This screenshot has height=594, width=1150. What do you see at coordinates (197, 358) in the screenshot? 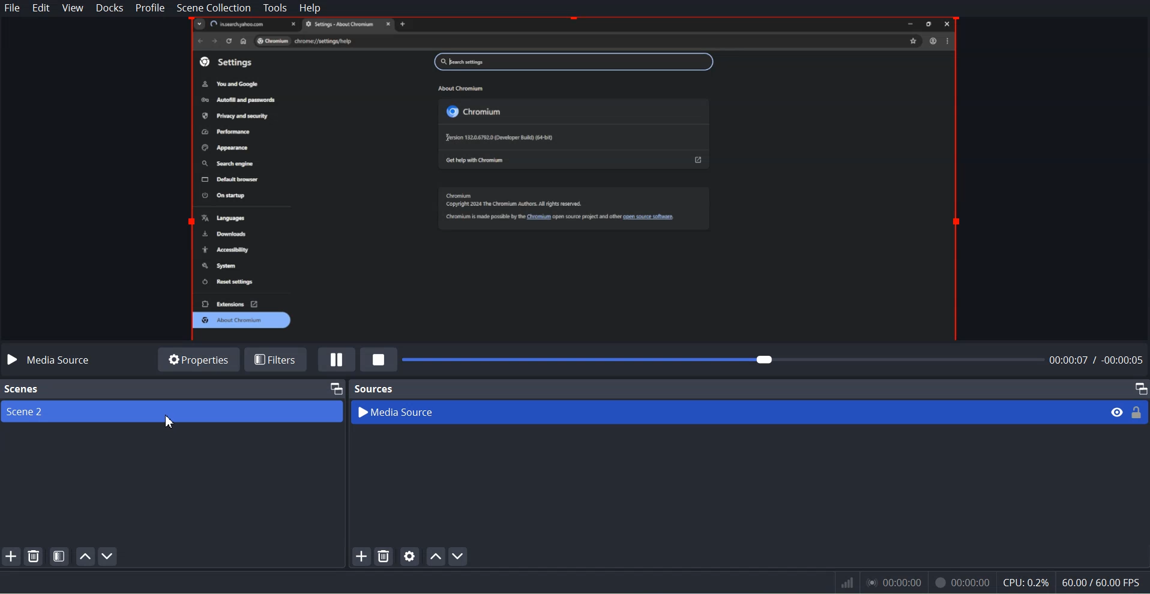
I see `Properties` at bounding box center [197, 358].